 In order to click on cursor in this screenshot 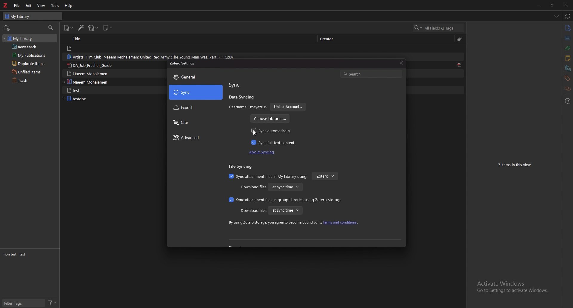, I will do `click(254, 133)`.